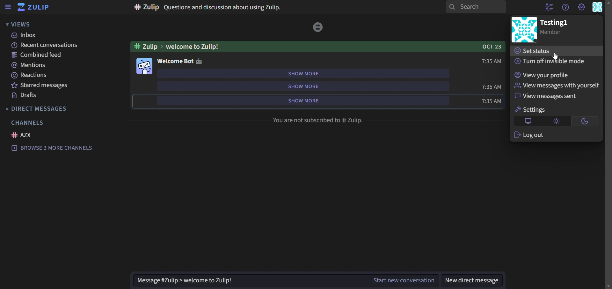  What do you see at coordinates (403, 280) in the screenshot?
I see `start new conversation` at bounding box center [403, 280].